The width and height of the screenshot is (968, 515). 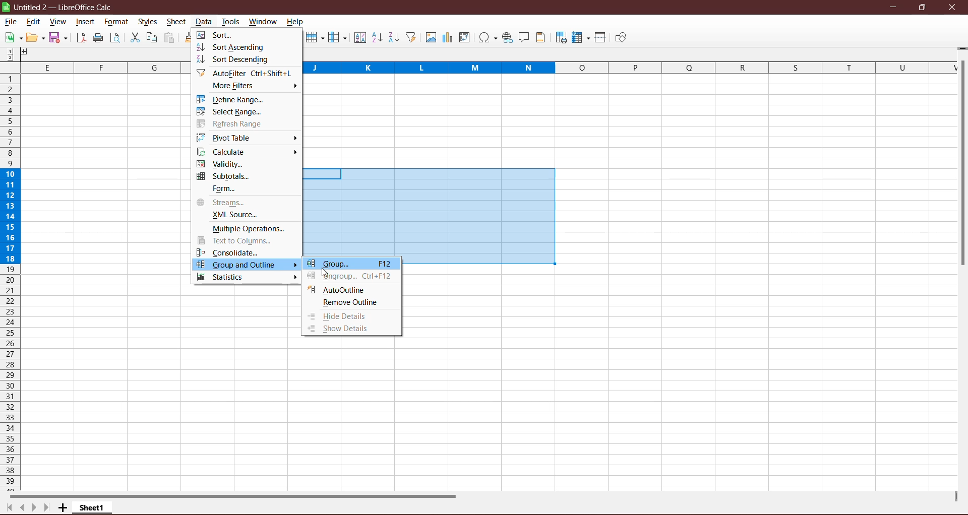 What do you see at coordinates (223, 189) in the screenshot?
I see `Form` at bounding box center [223, 189].